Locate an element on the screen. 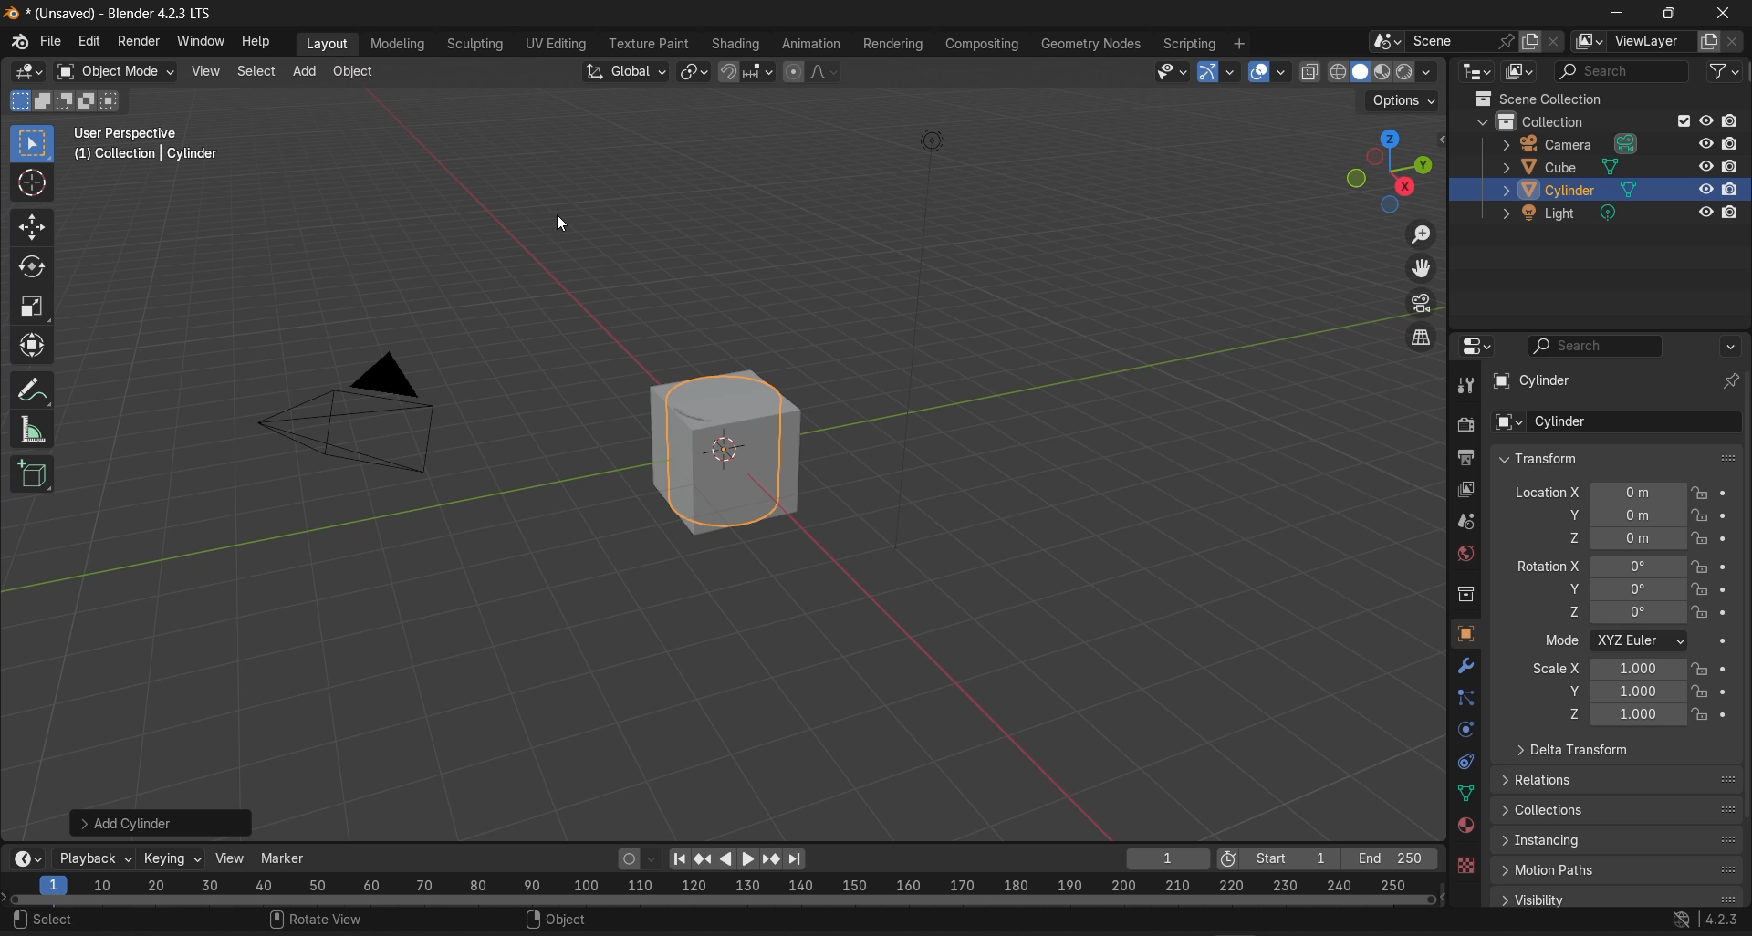 Image resolution: width=1752 pixels, height=936 pixels. set the object interaction mode is located at coordinates (116, 71).